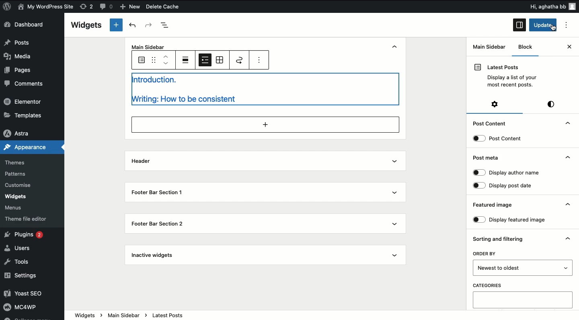 Image resolution: width=579 pixels, height=320 pixels. I want to click on Post content, so click(495, 138).